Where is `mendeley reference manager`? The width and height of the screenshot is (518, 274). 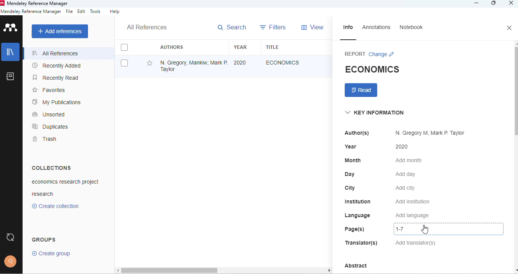
mendeley reference manager is located at coordinates (39, 3).